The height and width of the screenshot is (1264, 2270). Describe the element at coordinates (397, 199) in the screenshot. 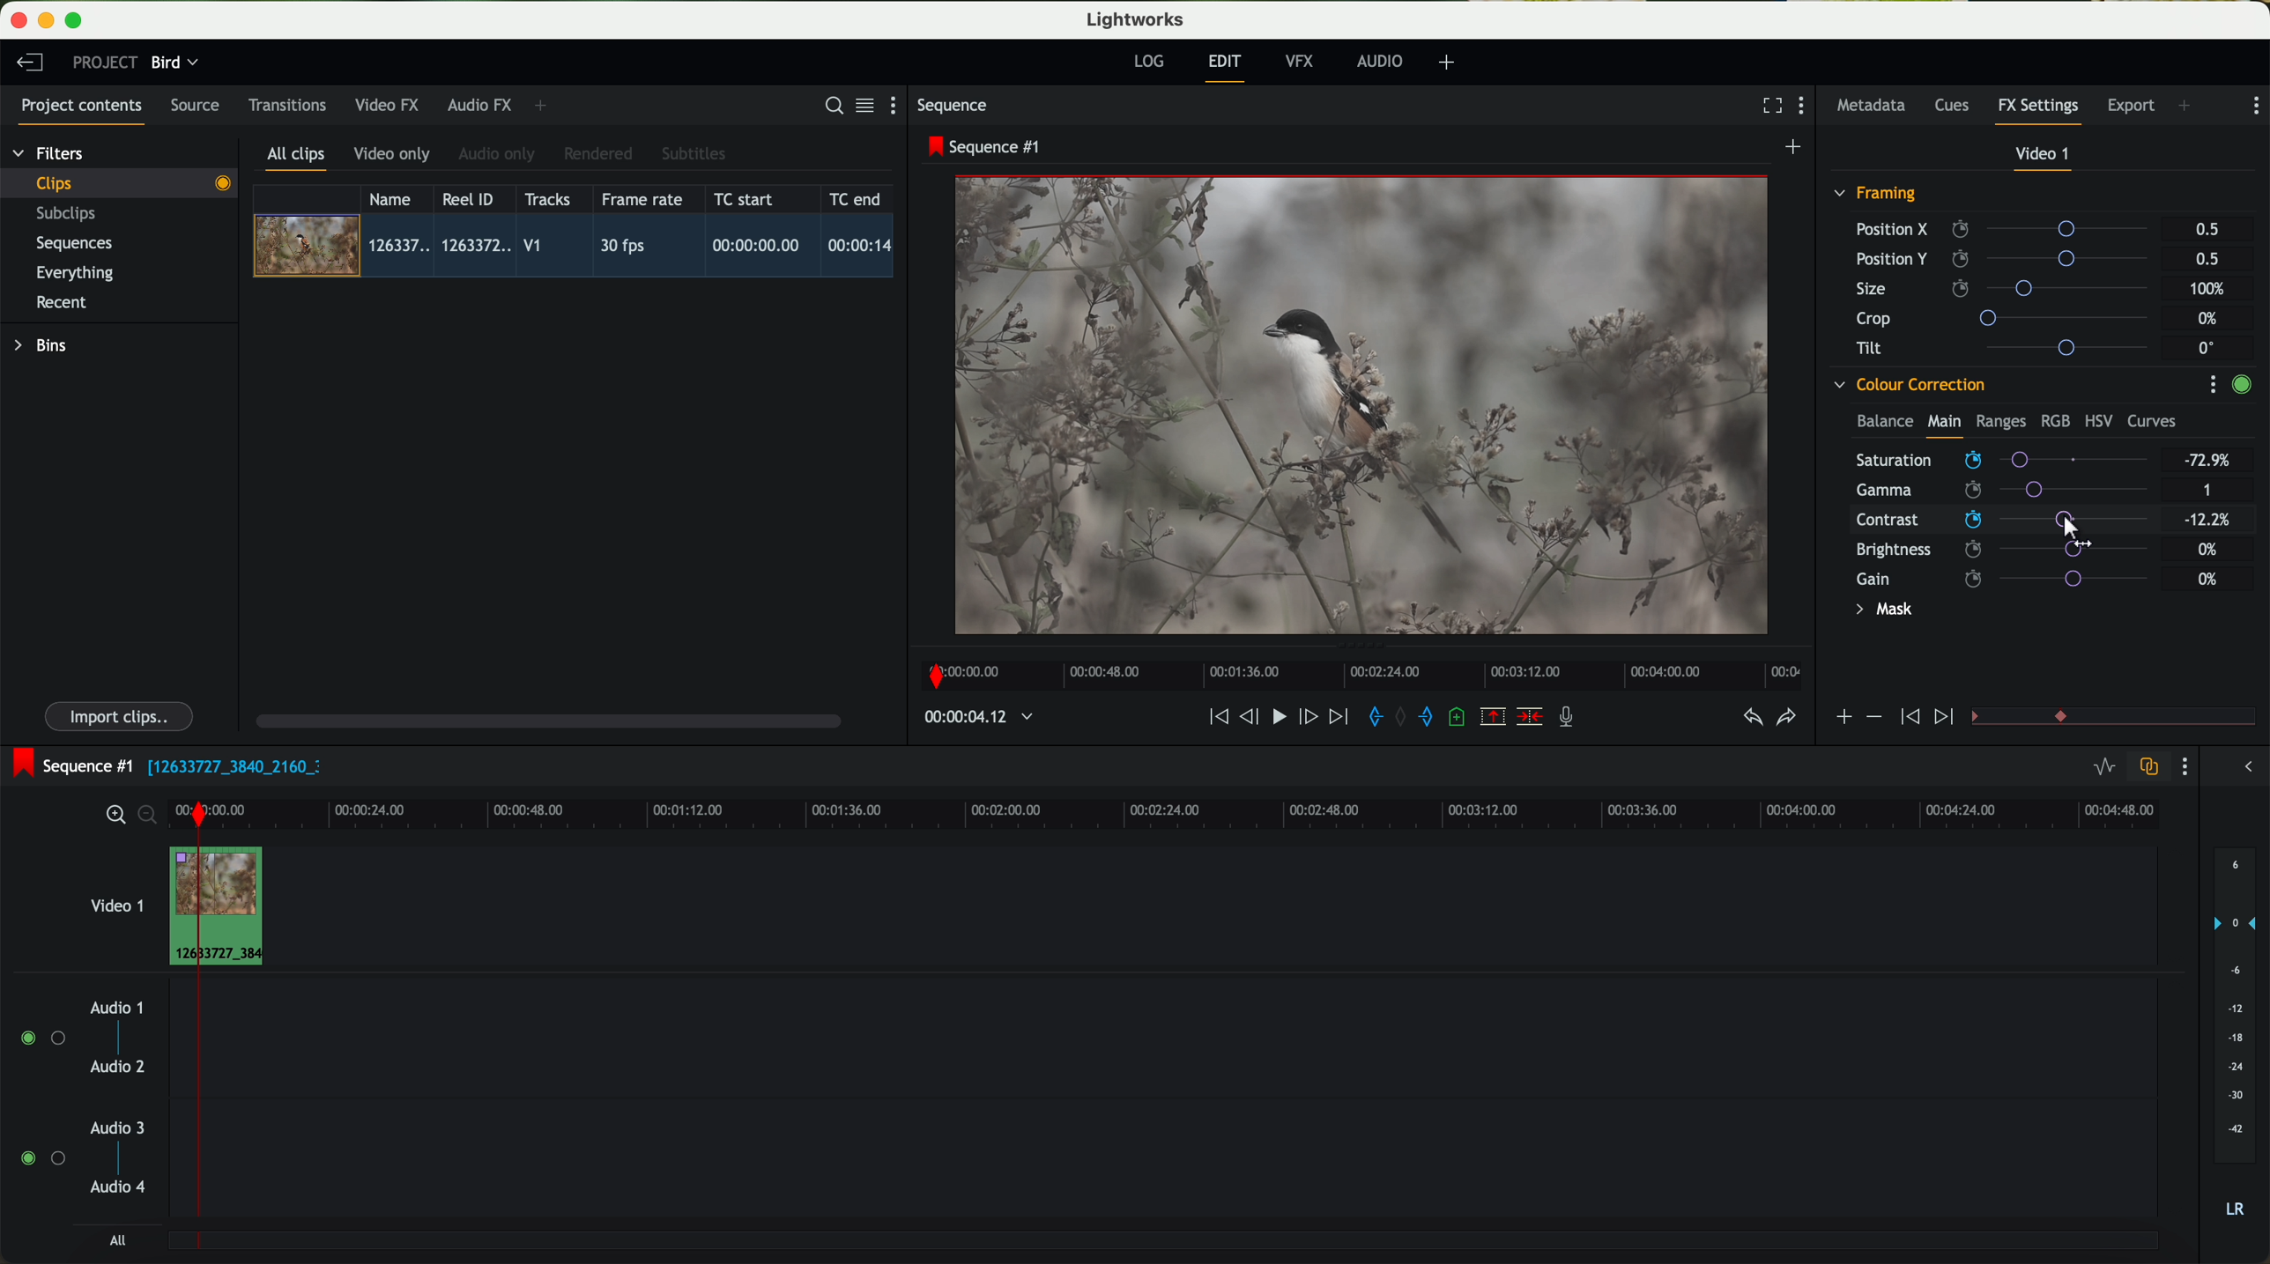

I see `name` at that location.